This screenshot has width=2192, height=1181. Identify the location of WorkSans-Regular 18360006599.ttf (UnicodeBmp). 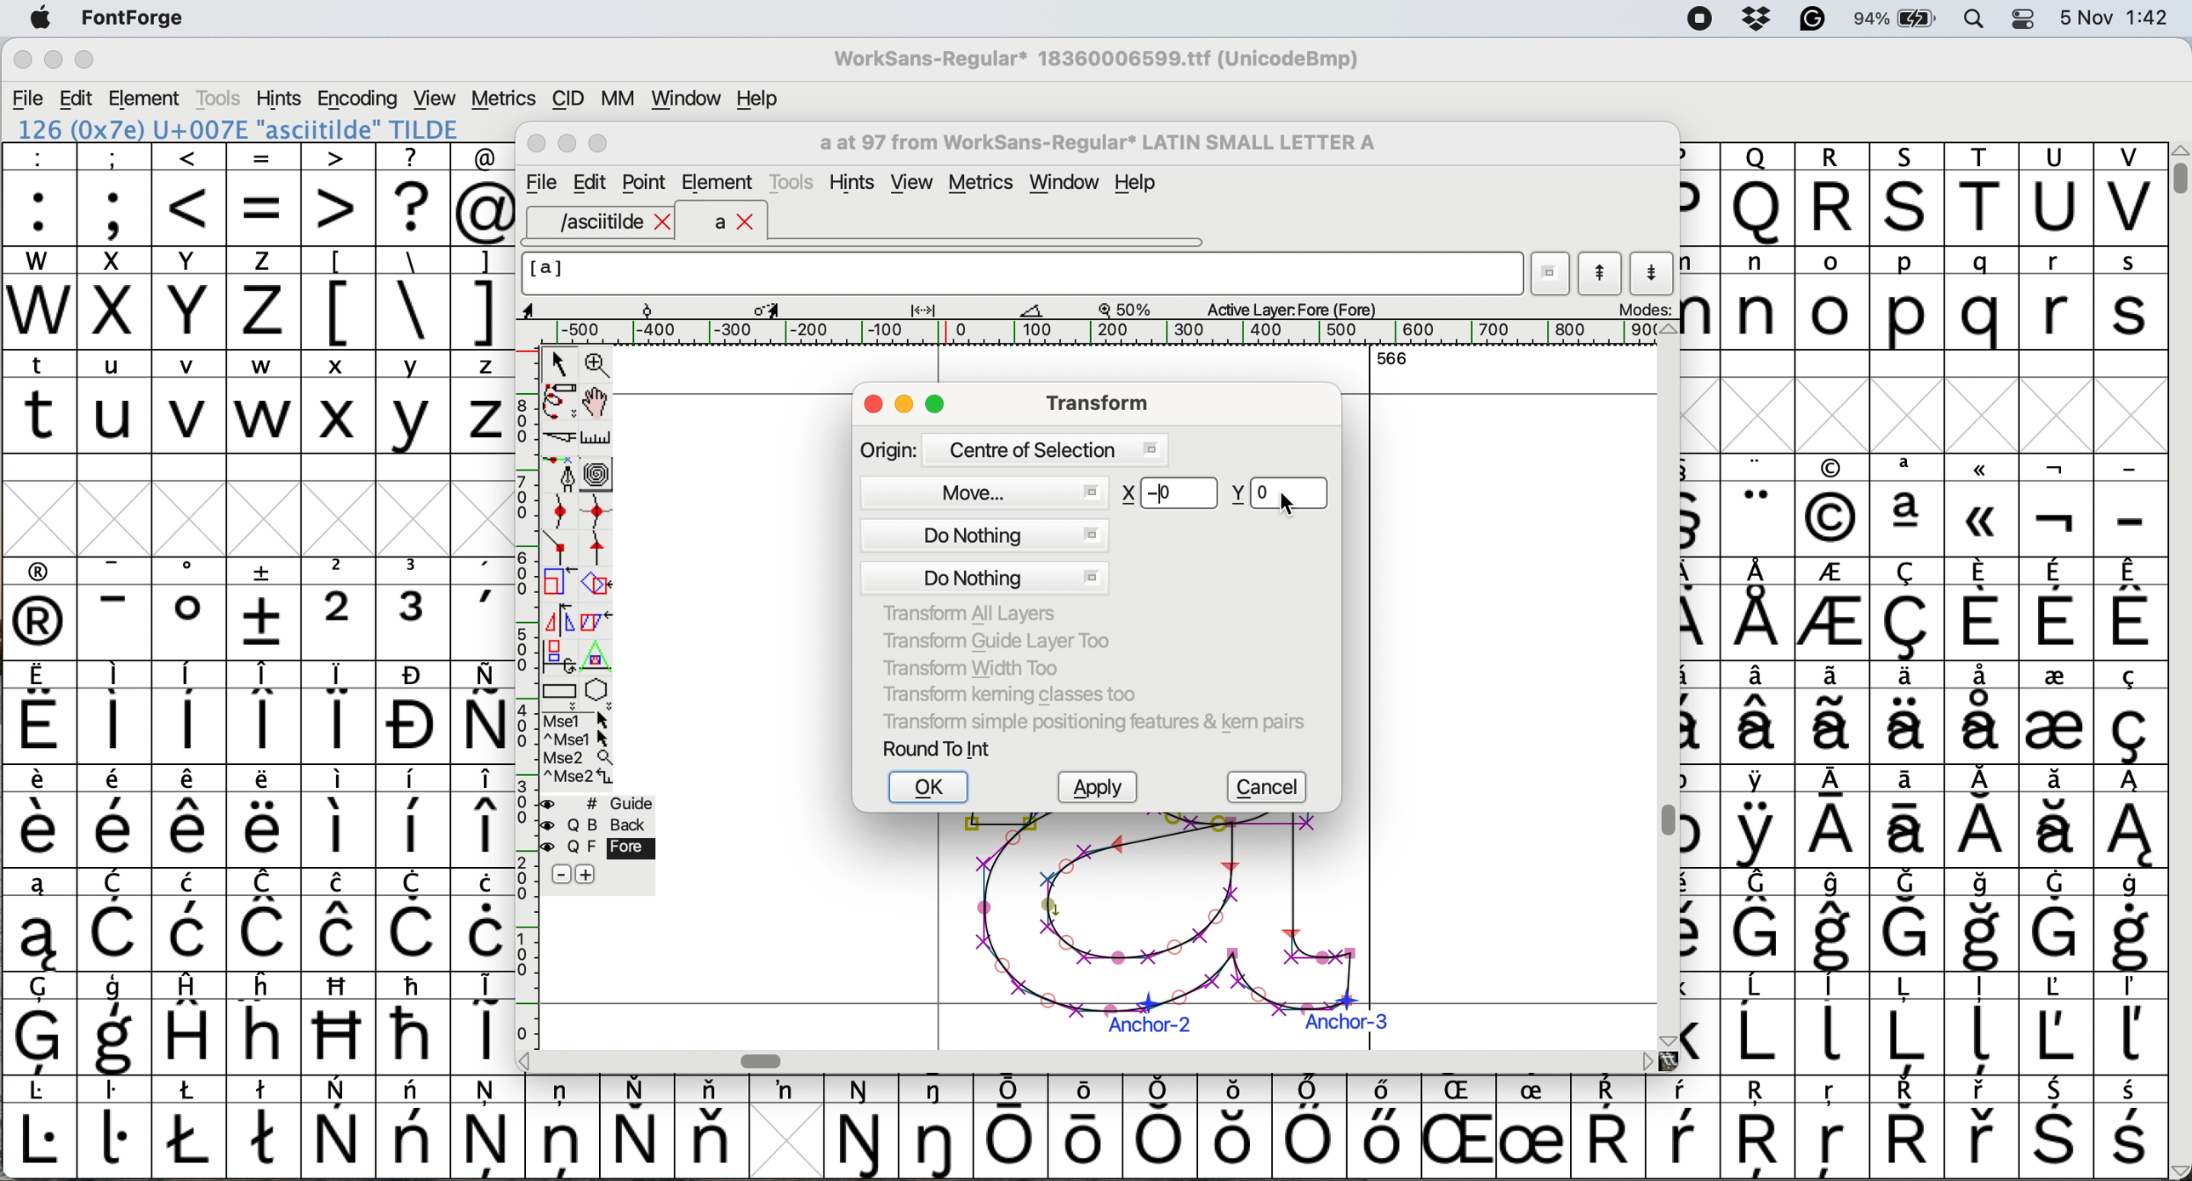
(1097, 62).